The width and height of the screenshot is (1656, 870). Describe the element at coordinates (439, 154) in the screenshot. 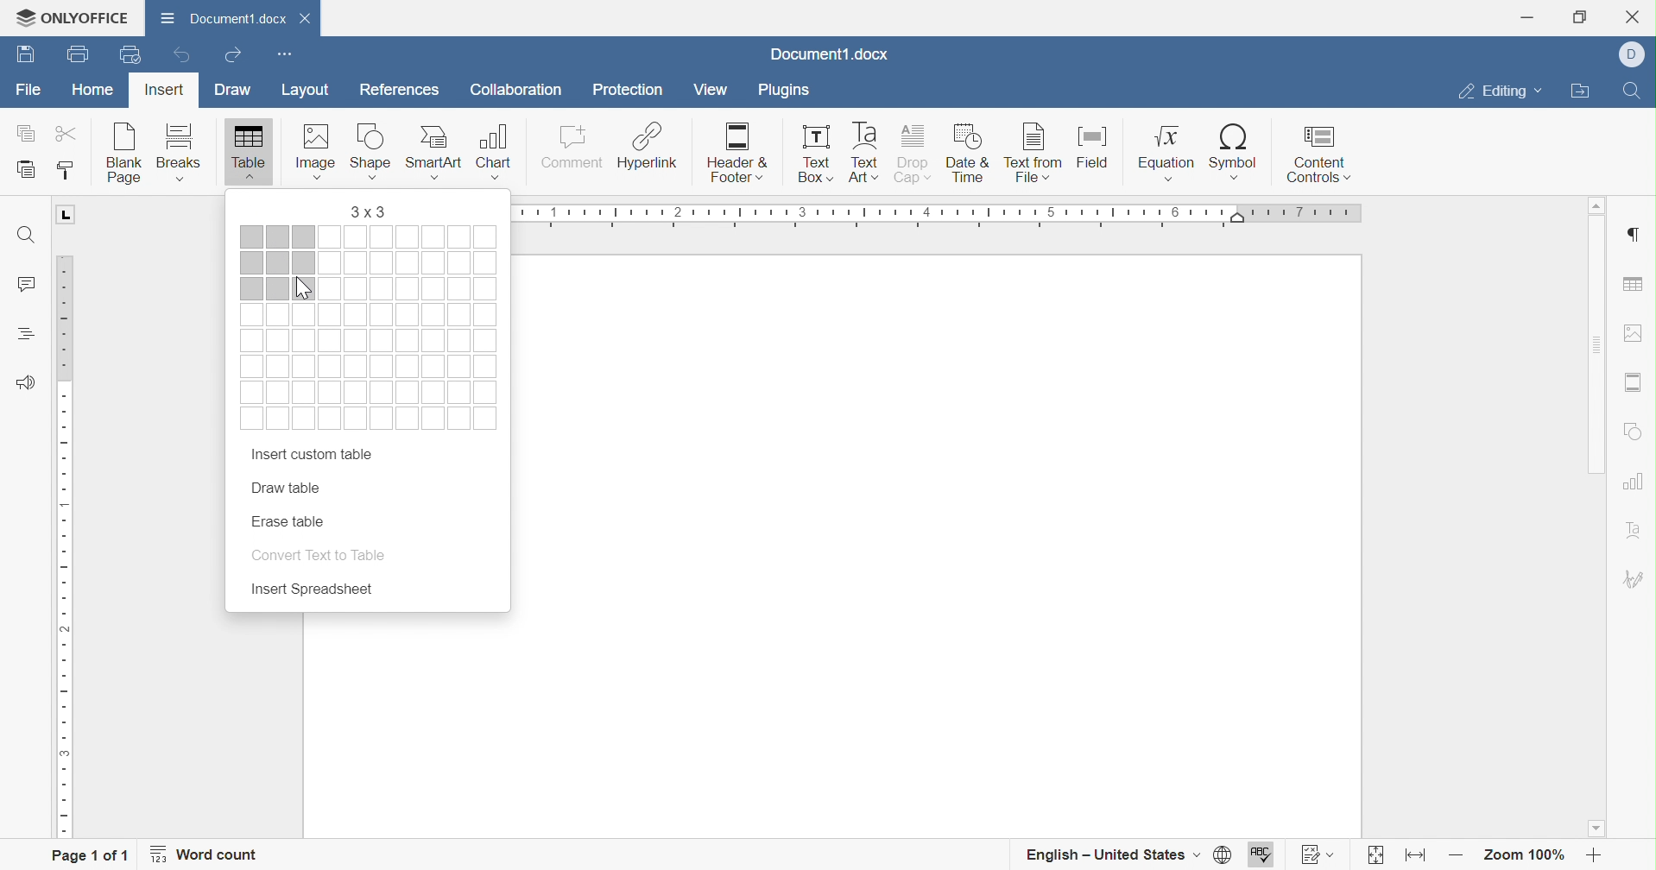

I see `Smart art` at that location.